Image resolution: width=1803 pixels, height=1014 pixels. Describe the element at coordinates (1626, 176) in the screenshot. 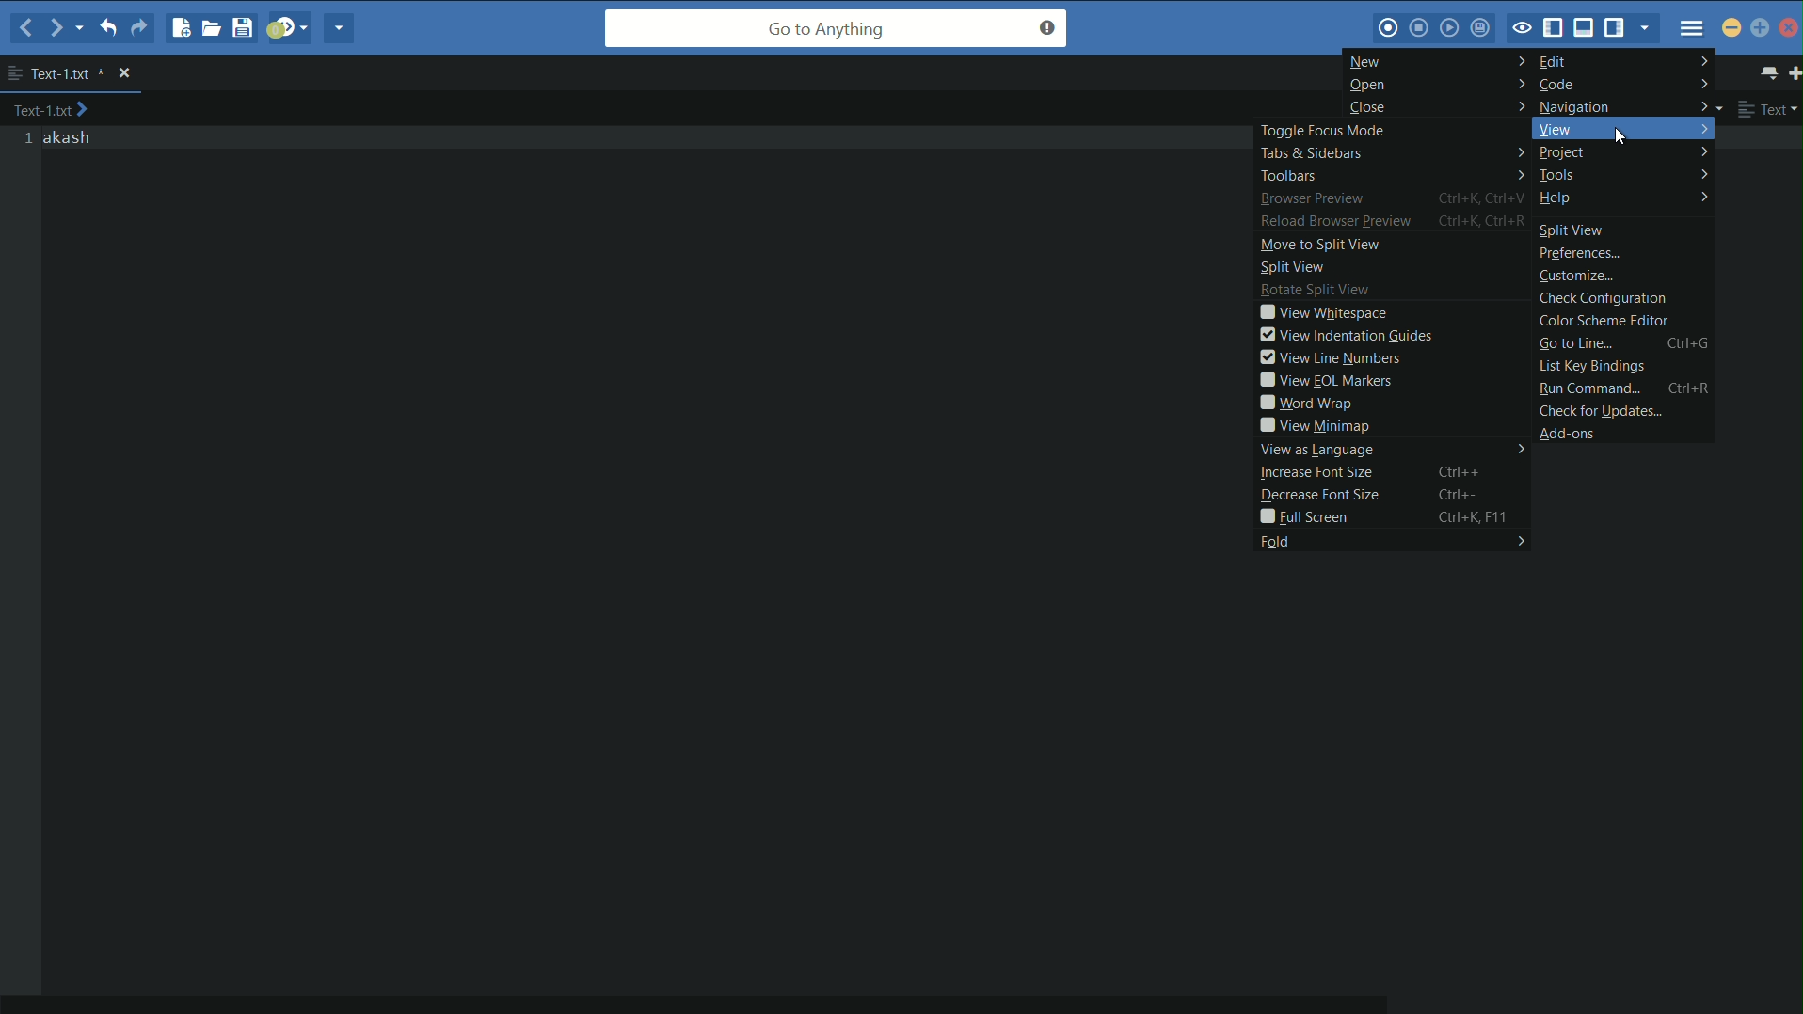

I see `tools` at that location.